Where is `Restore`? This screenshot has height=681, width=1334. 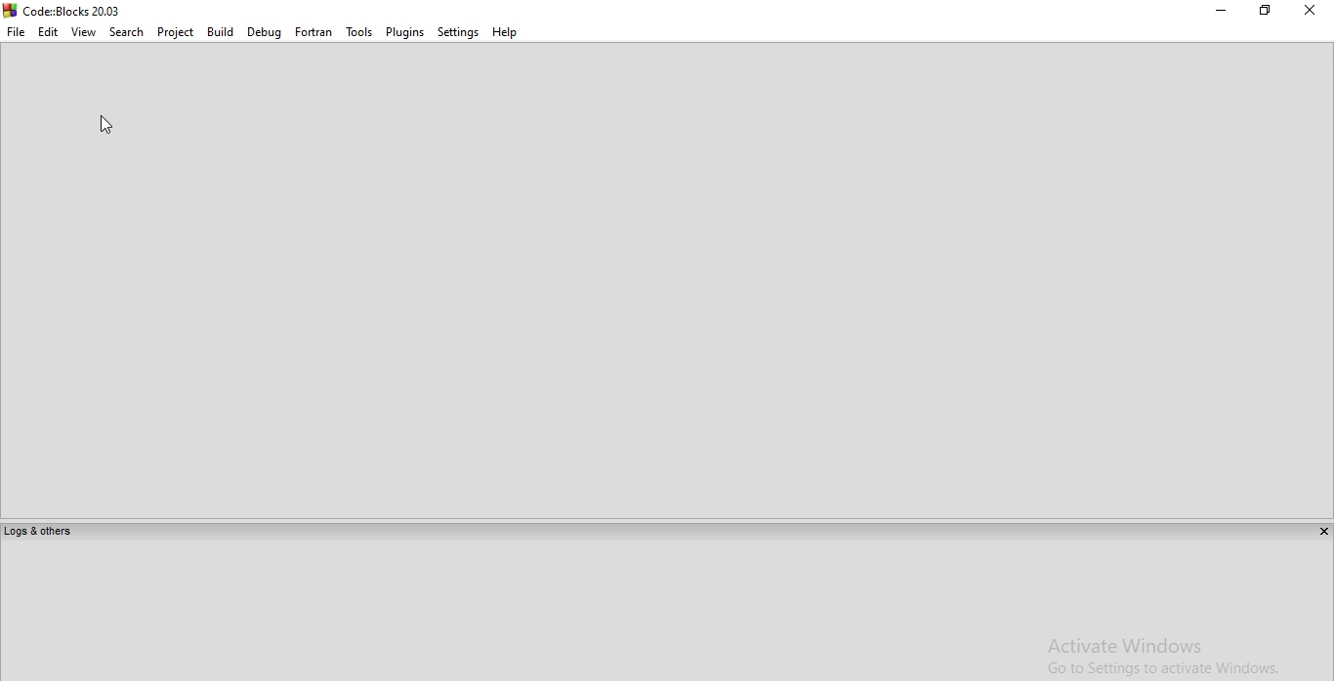
Restore is located at coordinates (1264, 11).